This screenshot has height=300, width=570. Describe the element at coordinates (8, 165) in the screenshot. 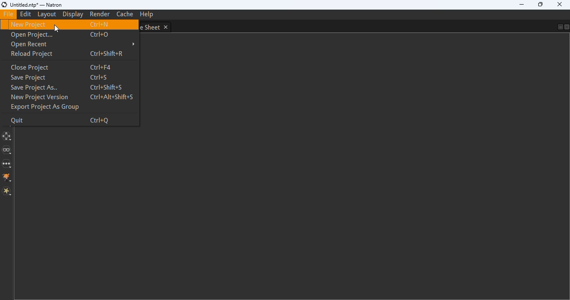

I see `other` at that location.